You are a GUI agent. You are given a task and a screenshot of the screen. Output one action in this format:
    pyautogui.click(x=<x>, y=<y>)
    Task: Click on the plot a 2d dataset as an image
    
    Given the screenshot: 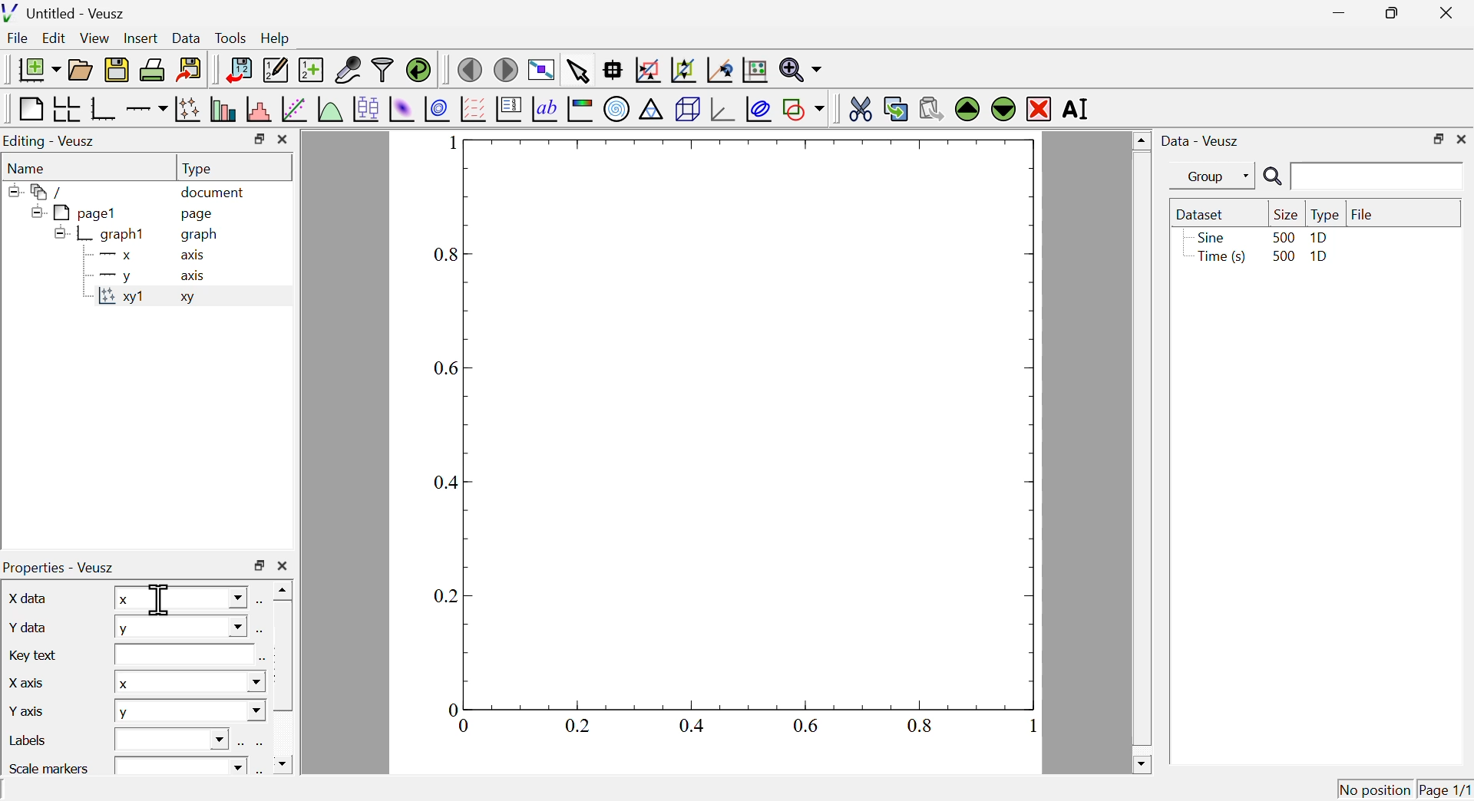 What is the action you would take?
    pyautogui.click(x=402, y=108)
    